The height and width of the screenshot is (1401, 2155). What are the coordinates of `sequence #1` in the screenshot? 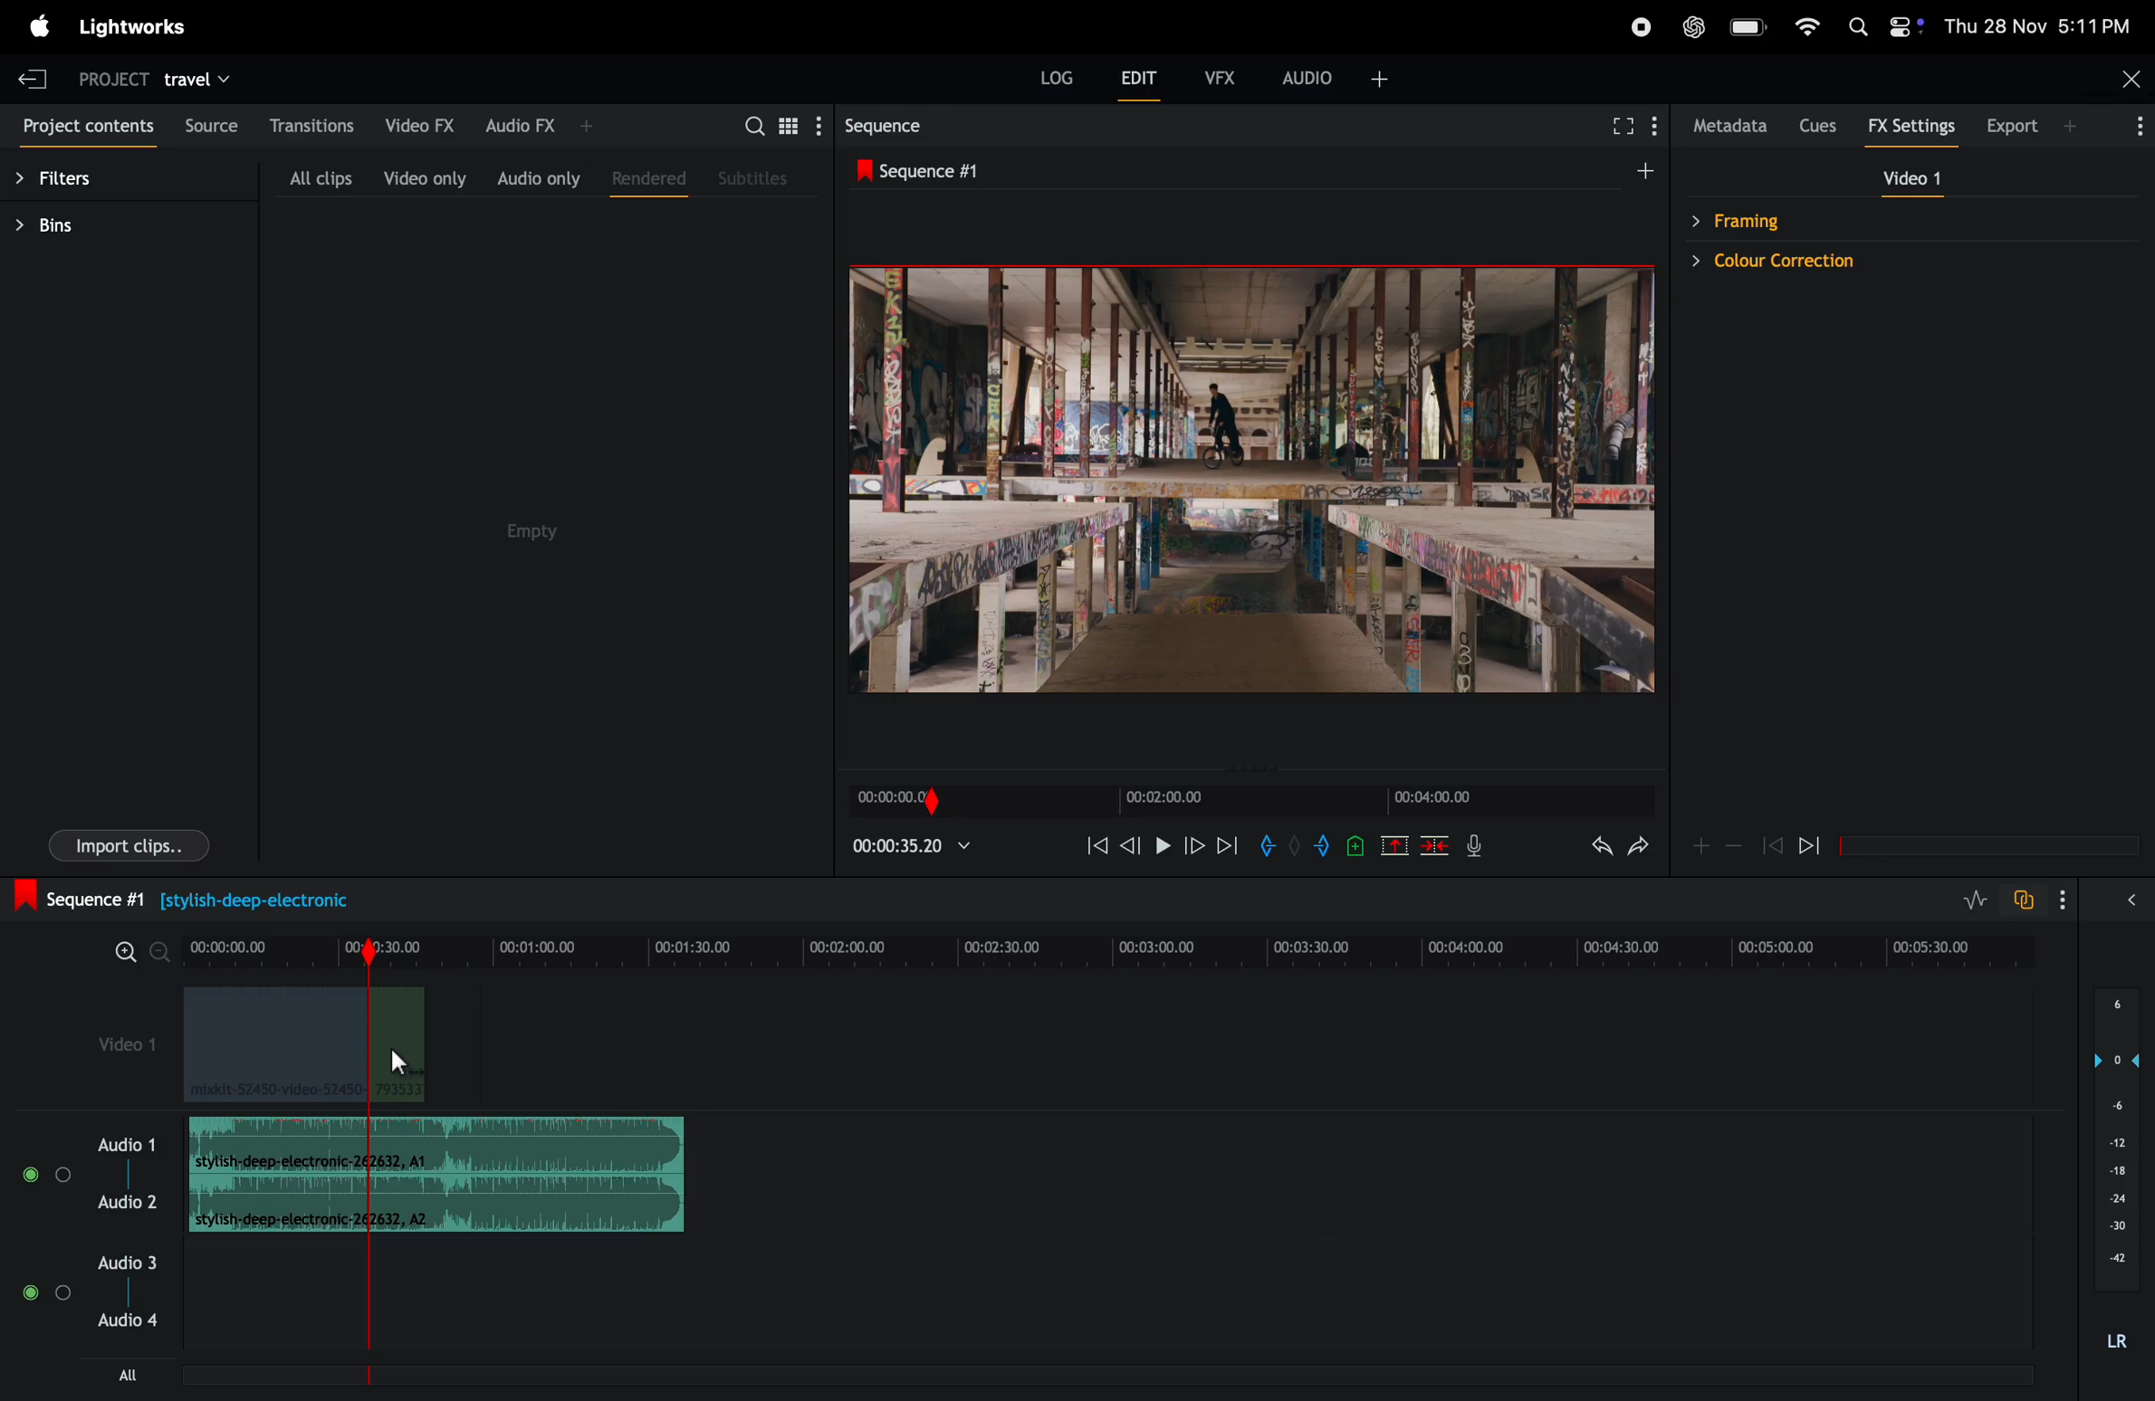 It's located at (179, 898).